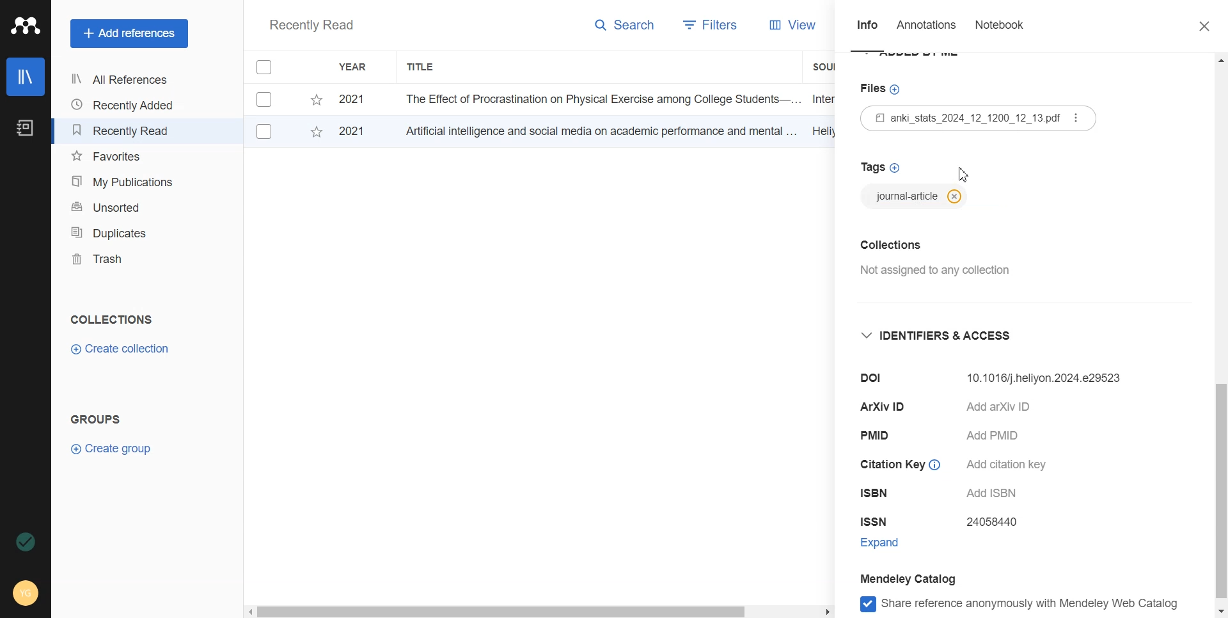 The height and width of the screenshot is (618, 1228). Describe the element at coordinates (705, 26) in the screenshot. I see `Filters` at that location.